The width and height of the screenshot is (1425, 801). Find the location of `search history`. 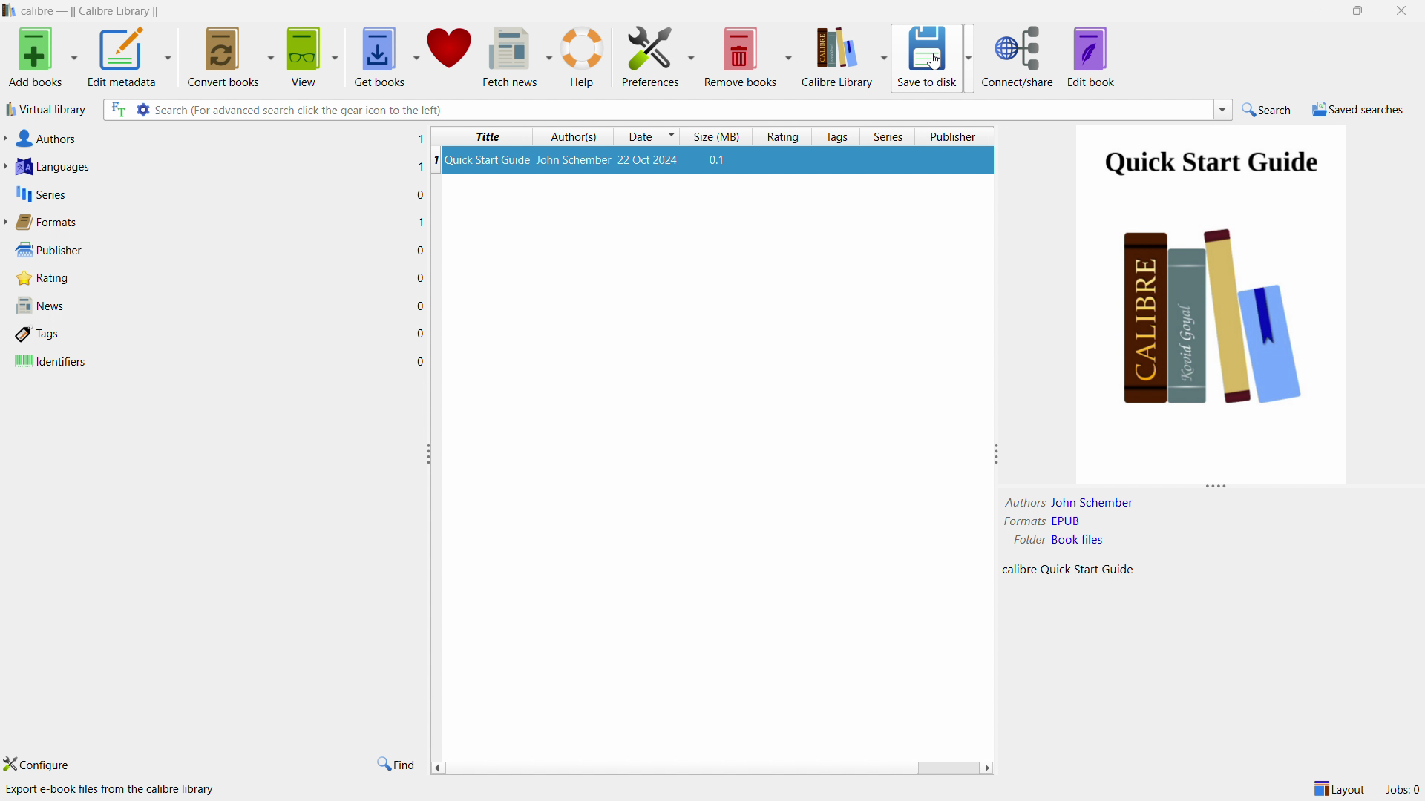

search history is located at coordinates (1222, 109).